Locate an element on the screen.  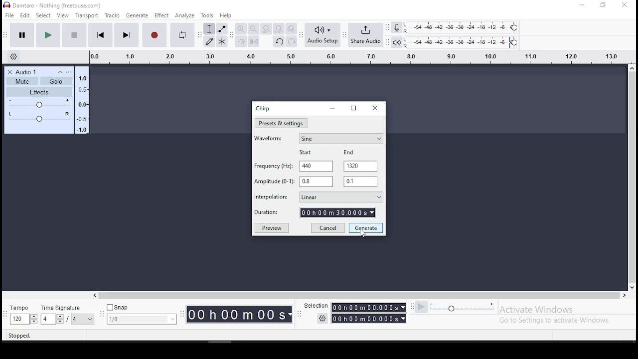
record meter is located at coordinates (397, 28).